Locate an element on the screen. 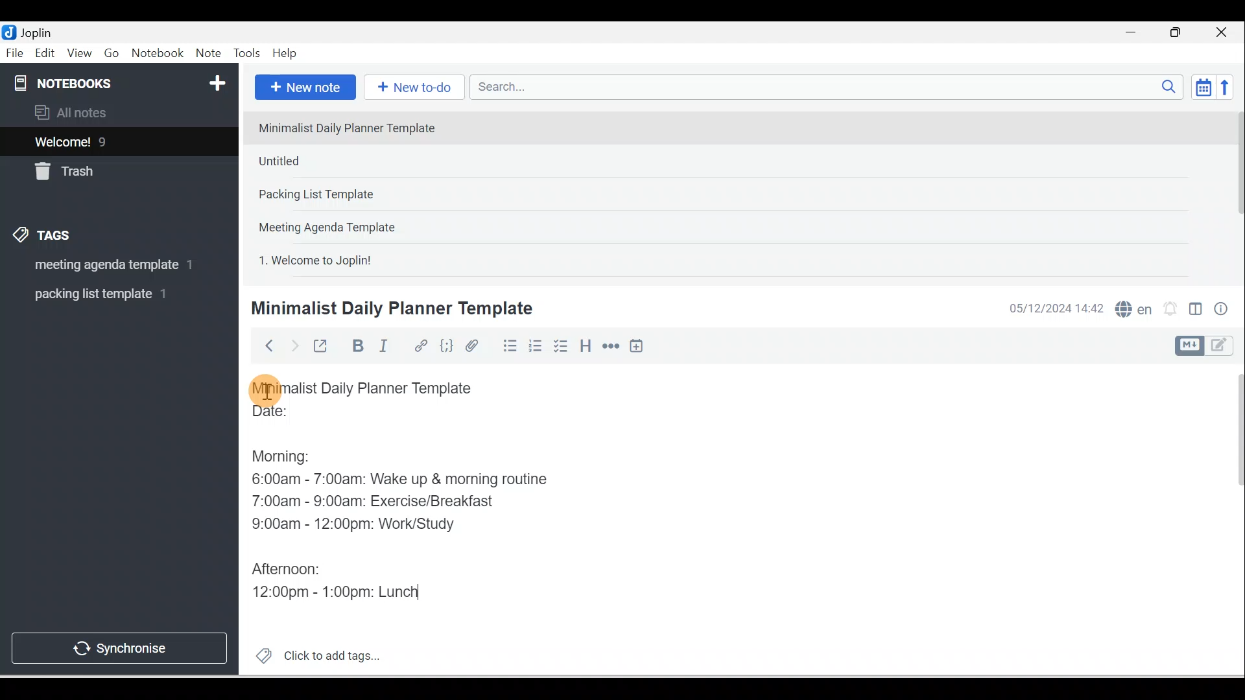  Synchronise is located at coordinates (118, 646).